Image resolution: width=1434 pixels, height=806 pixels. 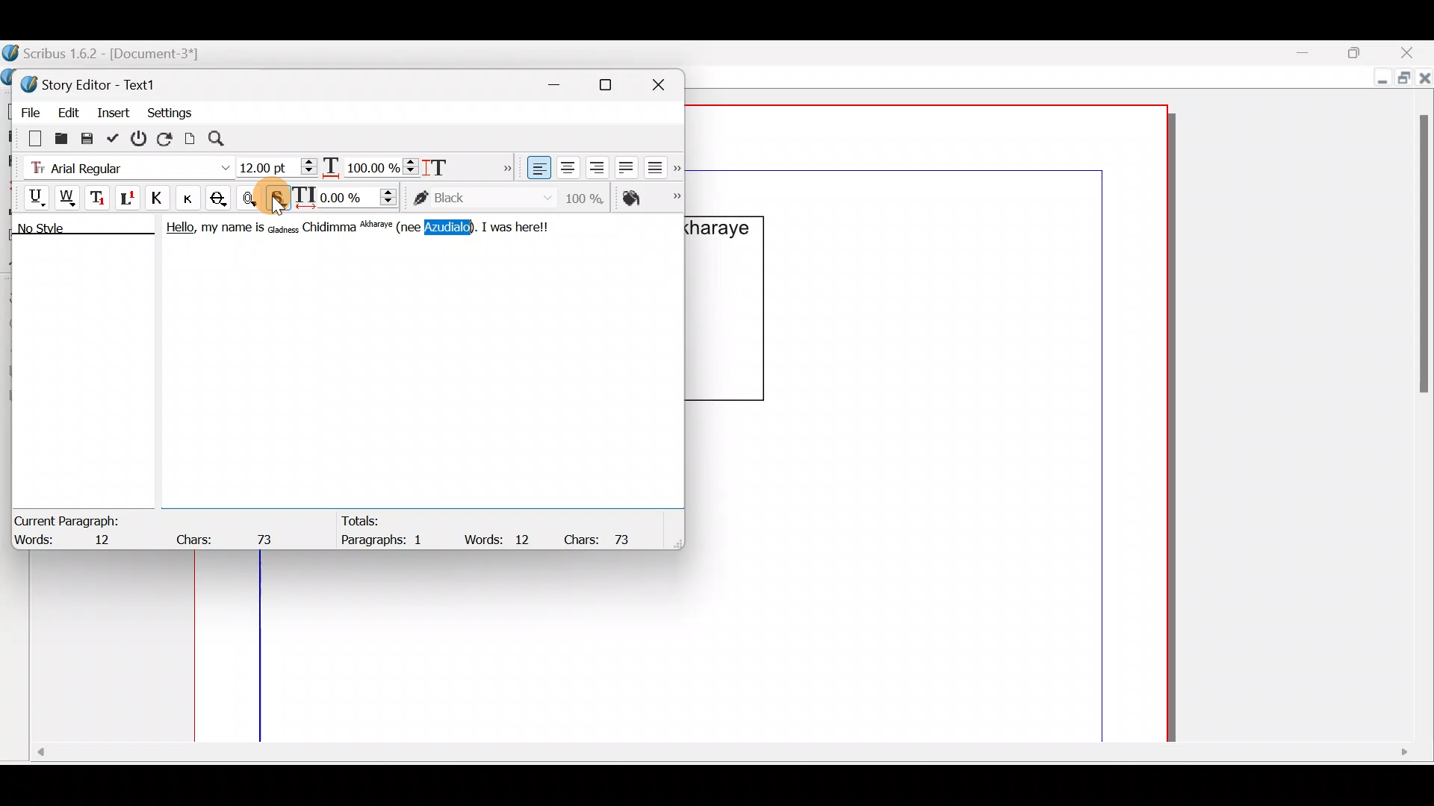 I want to click on Chars: 73, so click(x=603, y=538).